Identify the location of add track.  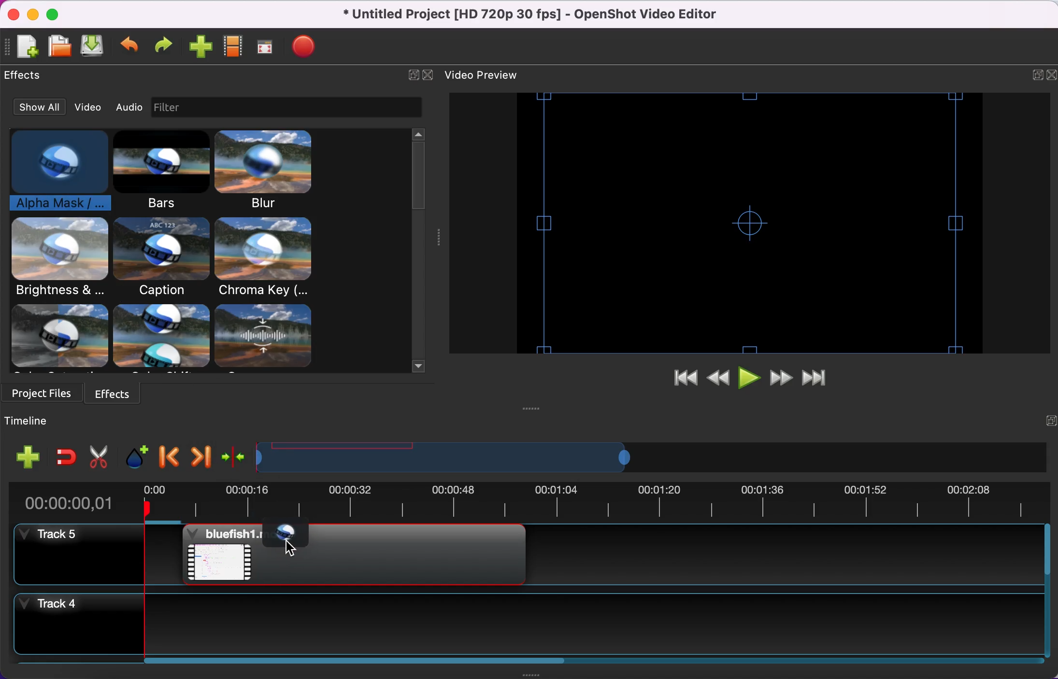
(26, 459).